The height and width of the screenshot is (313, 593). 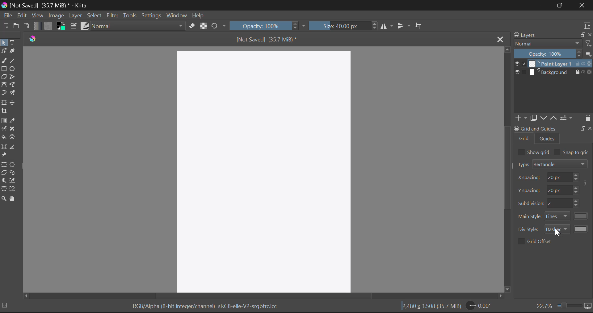 I want to click on Brush Size, so click(x=342, y=25).